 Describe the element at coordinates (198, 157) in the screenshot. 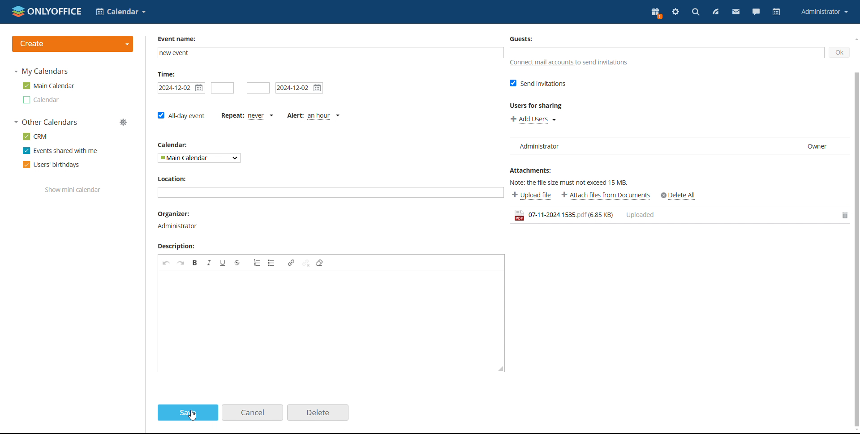

I see `select calendar` at that location.